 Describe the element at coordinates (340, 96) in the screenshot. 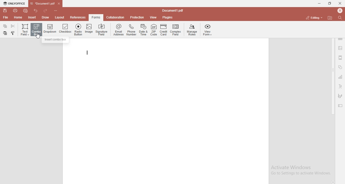

I see `signature` at that location.